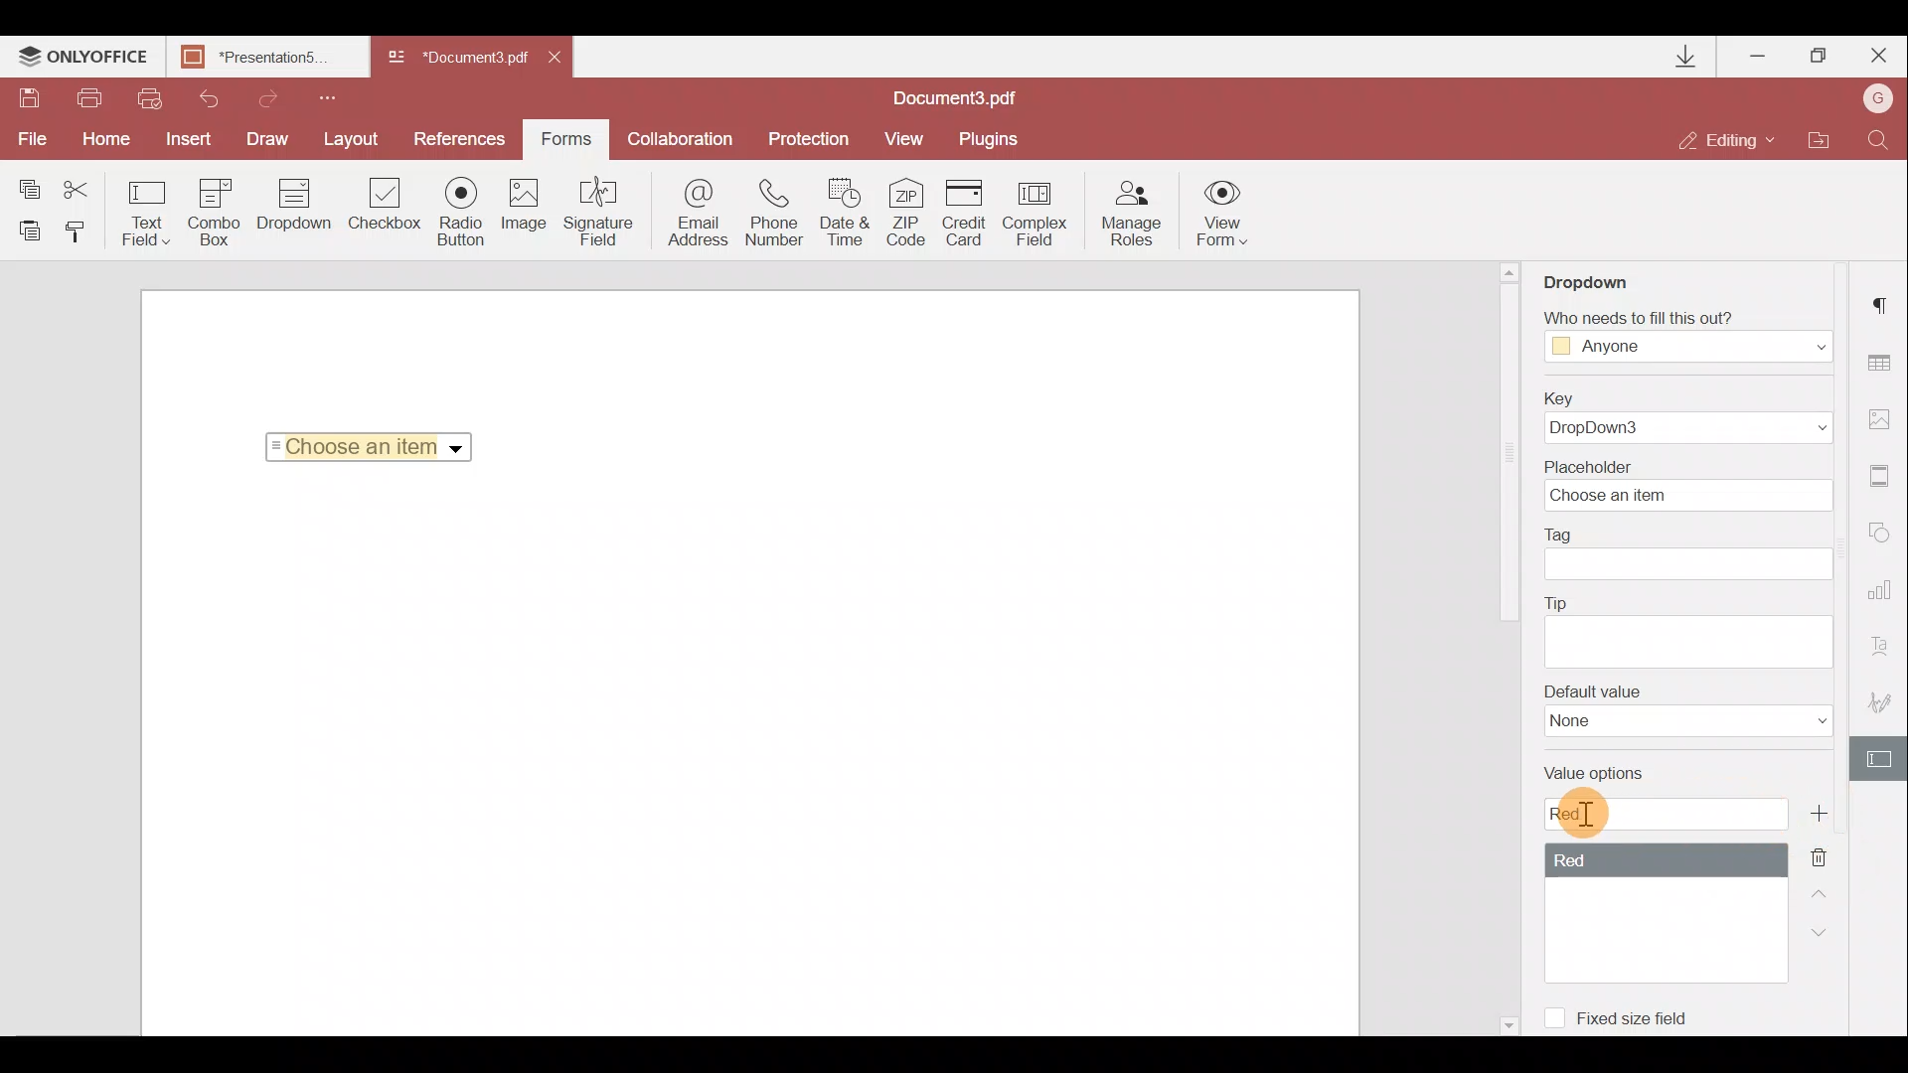 The height and width of the screenshot is (1073, 1908). What do you see at coordinates (82, 236) in the screenshot?
I see `Copy style` at bounding box center [82, 236].